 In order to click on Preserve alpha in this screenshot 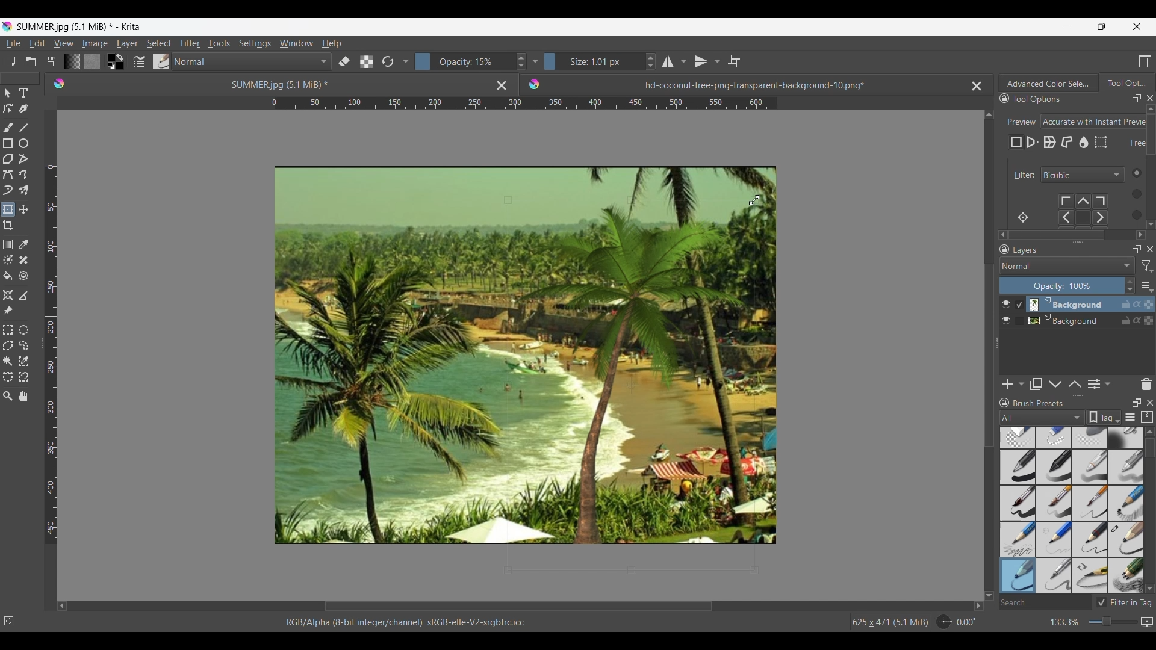, I will do `click(366, 62)`.